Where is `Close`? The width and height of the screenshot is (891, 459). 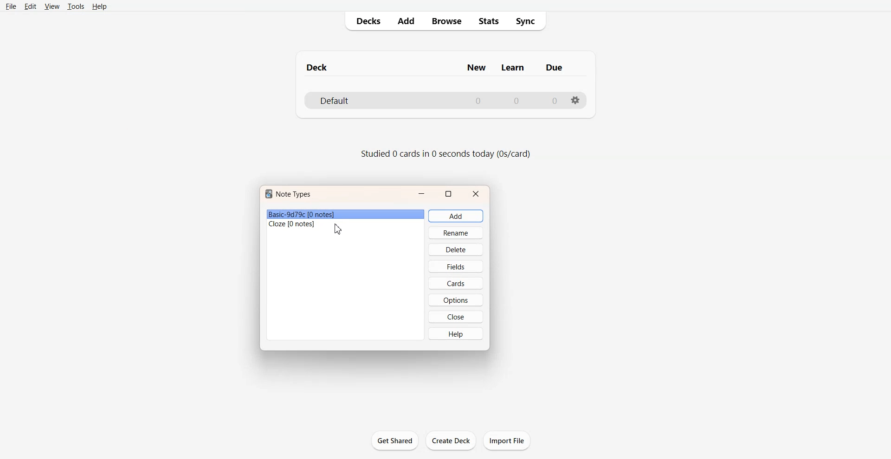 Close is located at coordinates (456, 316).